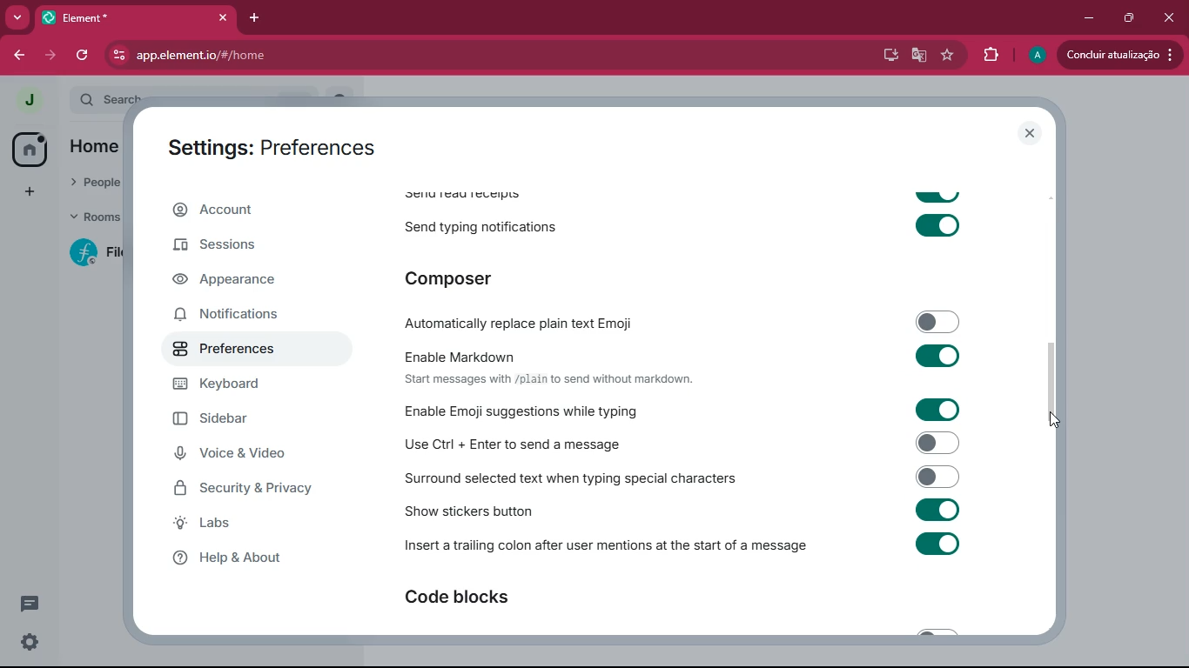 The height and width of the screenshot is (668, 1189). What do you see at coordinates (26, 643) in the screenshot?
I see `settings` at bounding box center [26, 643].